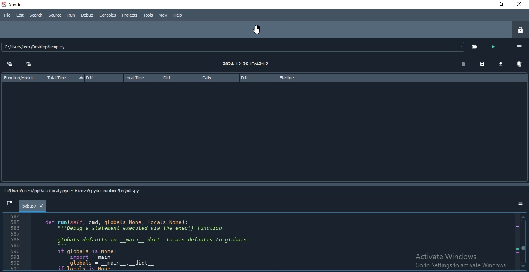 This screenshot has height=272, width=529. I want to click on C:\User\AppData\Local\spyder-5, so click(72, 190).